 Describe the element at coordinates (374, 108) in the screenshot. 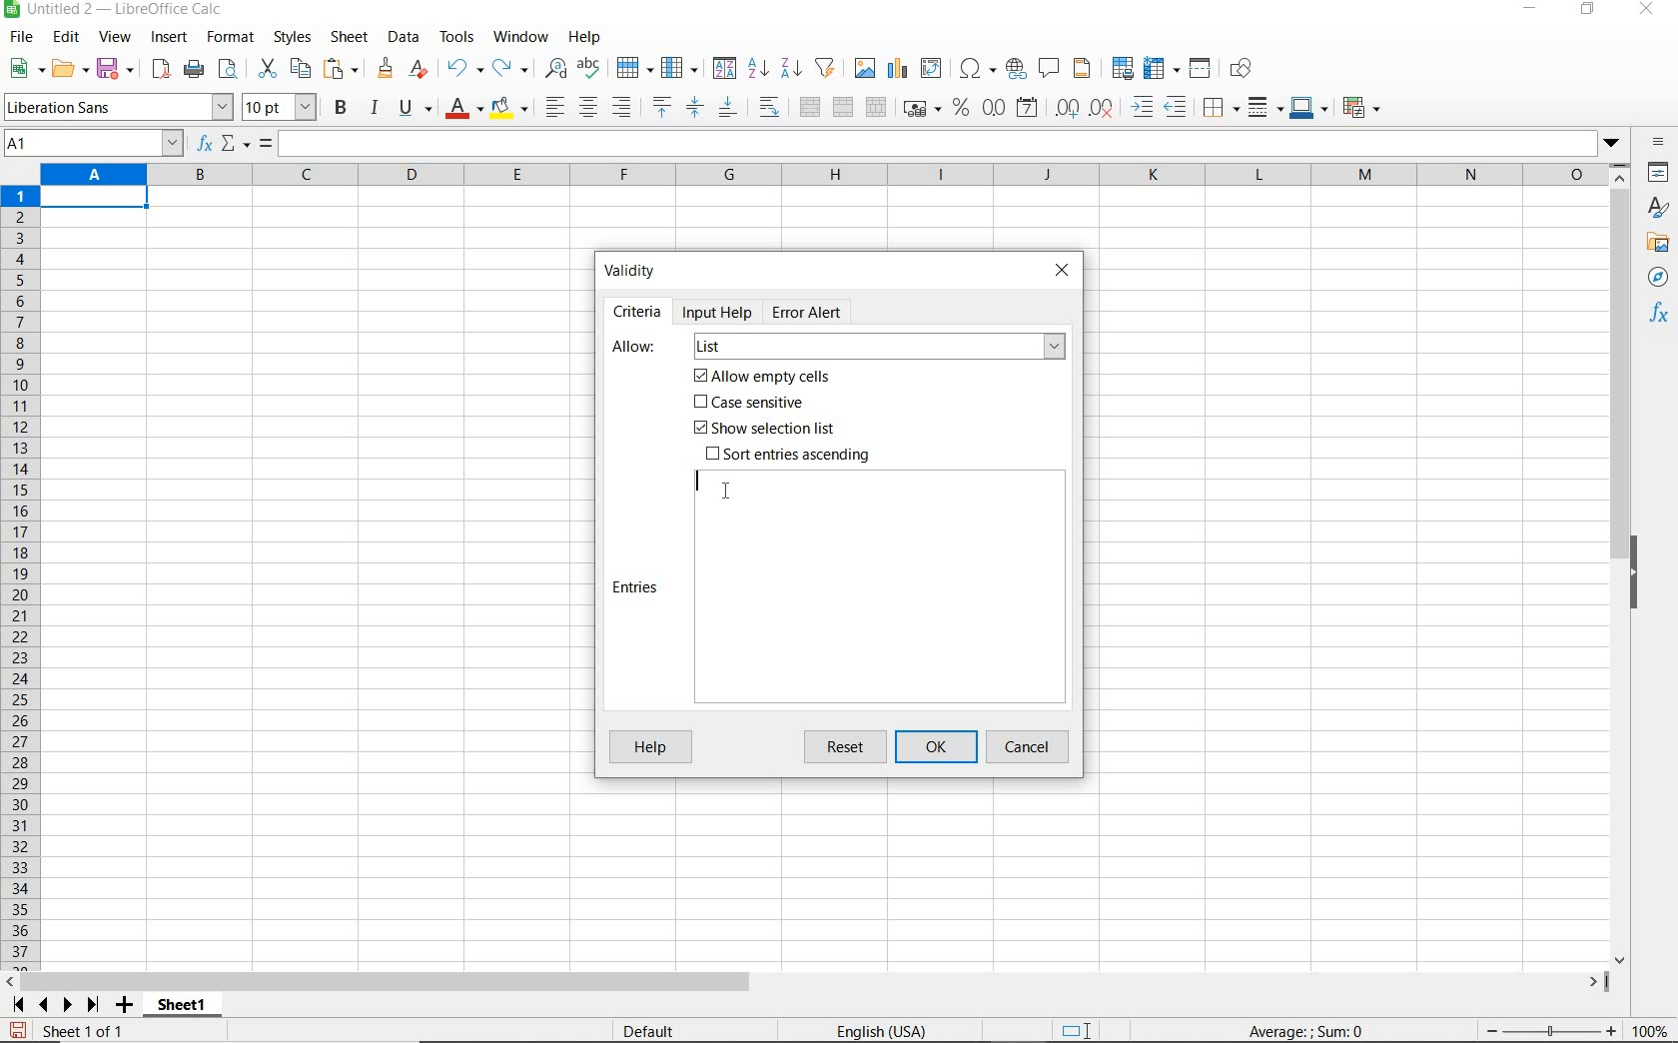

I see `italic` at that location.